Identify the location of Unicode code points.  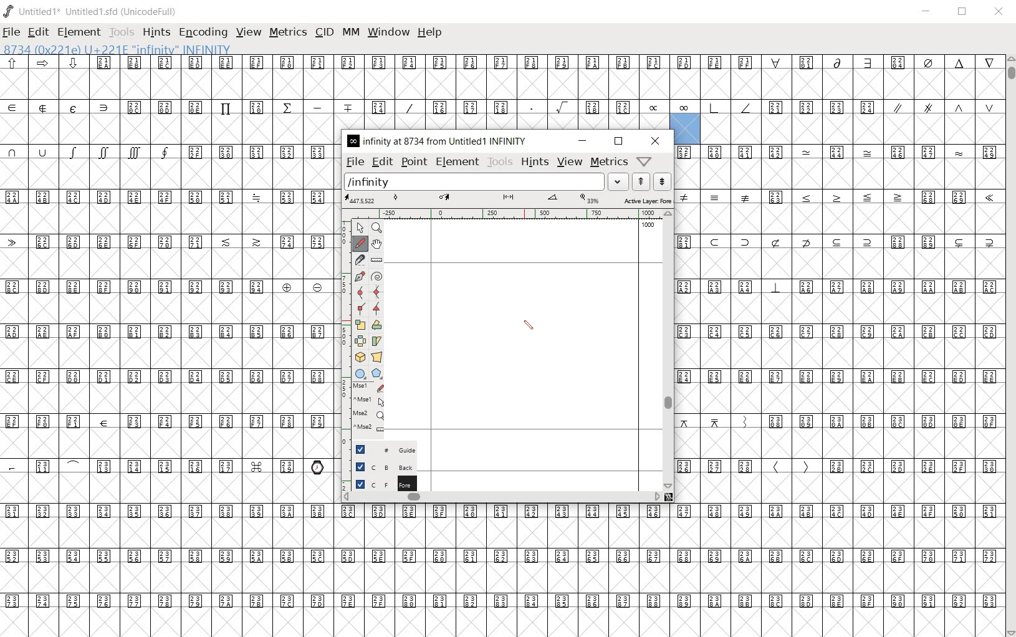
(378, 107).